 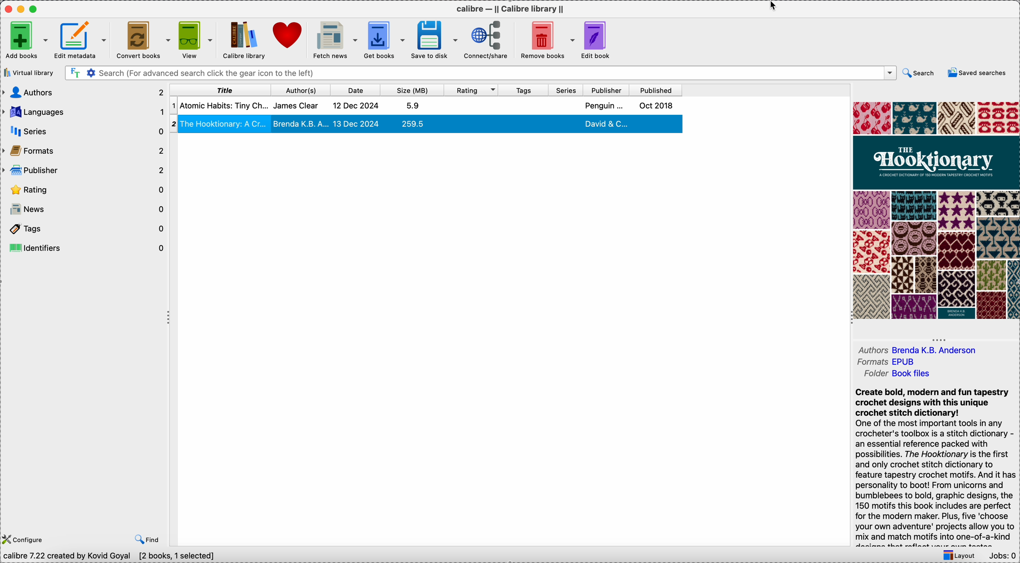 I want to click on The Hooktionary book details selected, so click(x=427, y=126).